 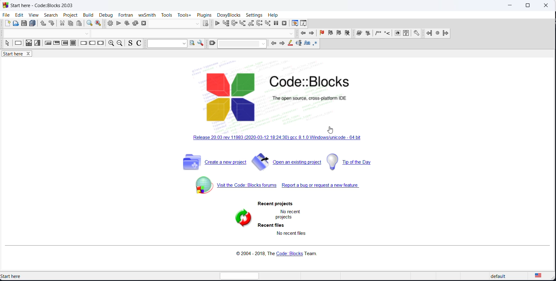 I want to click on remove bookmark, so click(x=348, y=34).